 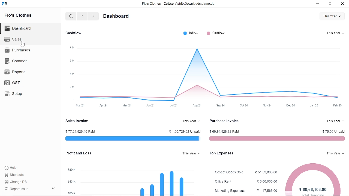 I want to click on Change DB, so click(x=17, y=182).